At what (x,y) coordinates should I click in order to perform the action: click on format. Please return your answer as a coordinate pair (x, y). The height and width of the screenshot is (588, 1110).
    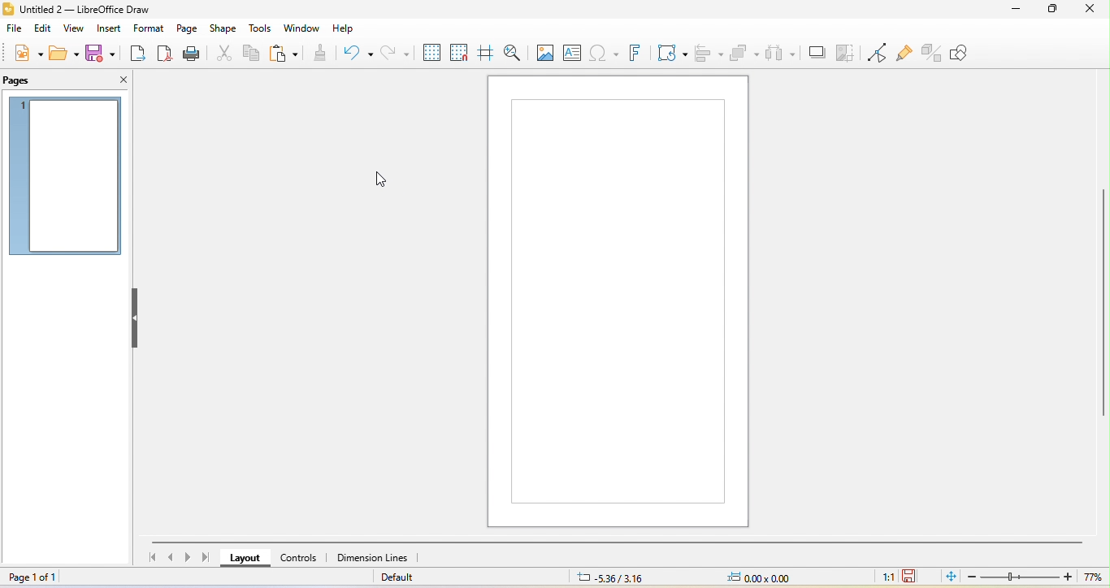
    Looking at the image, I should click on (146, 30).